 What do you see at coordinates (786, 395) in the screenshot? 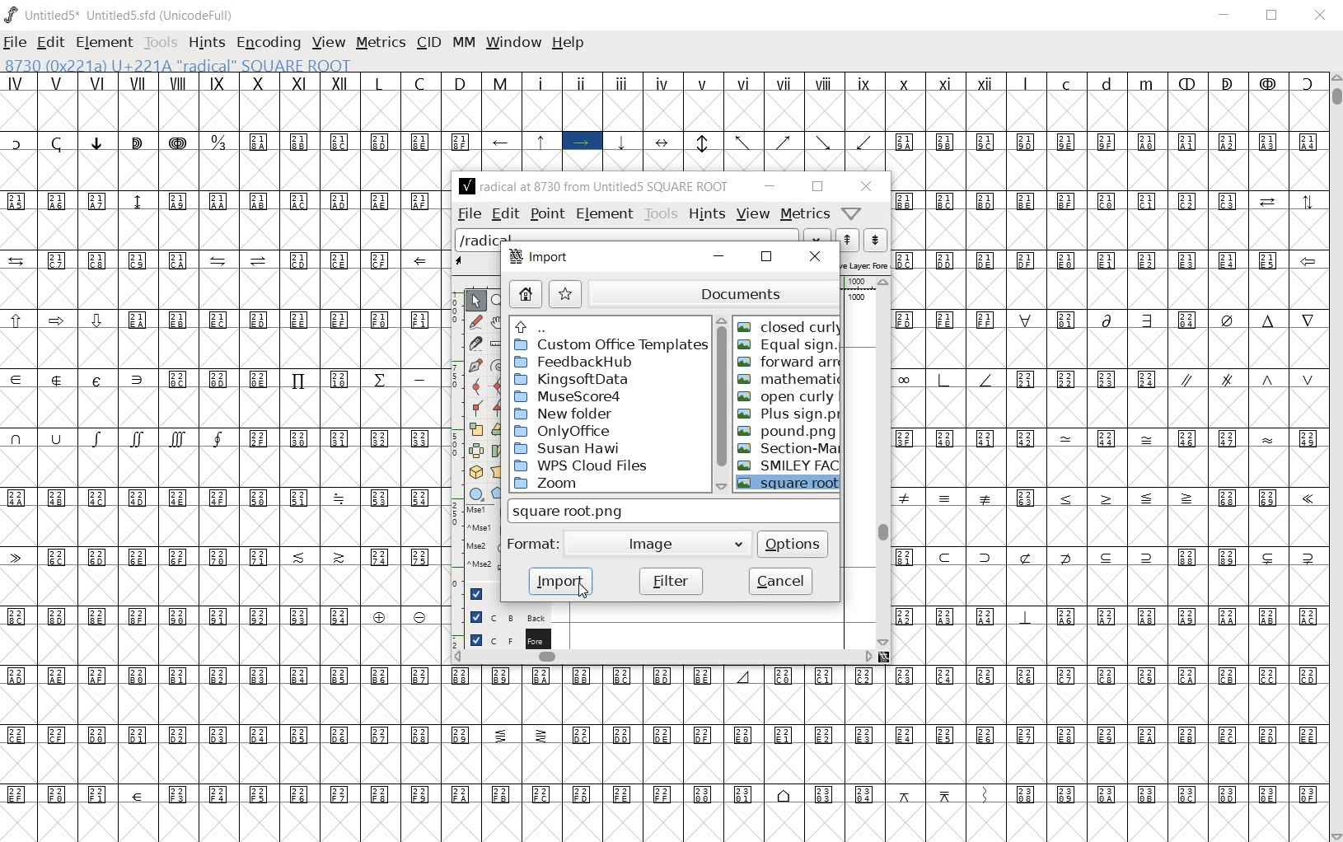
I see `open curly` at bounding box center [786, 395].